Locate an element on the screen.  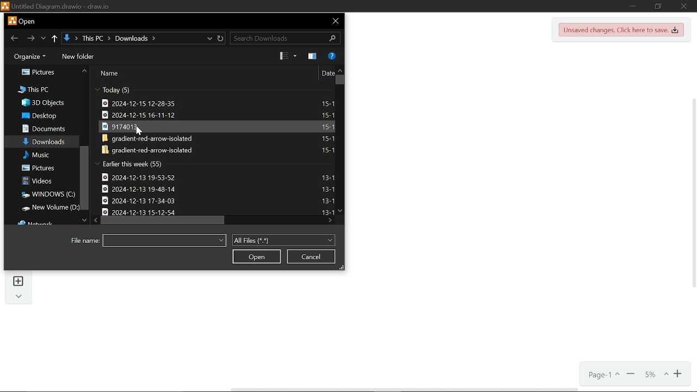
logo is located at coordinates (13, 21).